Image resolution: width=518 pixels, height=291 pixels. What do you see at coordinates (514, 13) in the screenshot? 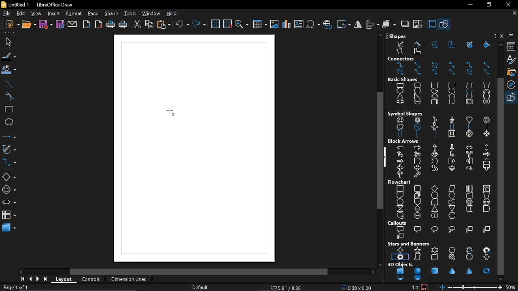
I see `Close tab` at bounding box center [514, 13].